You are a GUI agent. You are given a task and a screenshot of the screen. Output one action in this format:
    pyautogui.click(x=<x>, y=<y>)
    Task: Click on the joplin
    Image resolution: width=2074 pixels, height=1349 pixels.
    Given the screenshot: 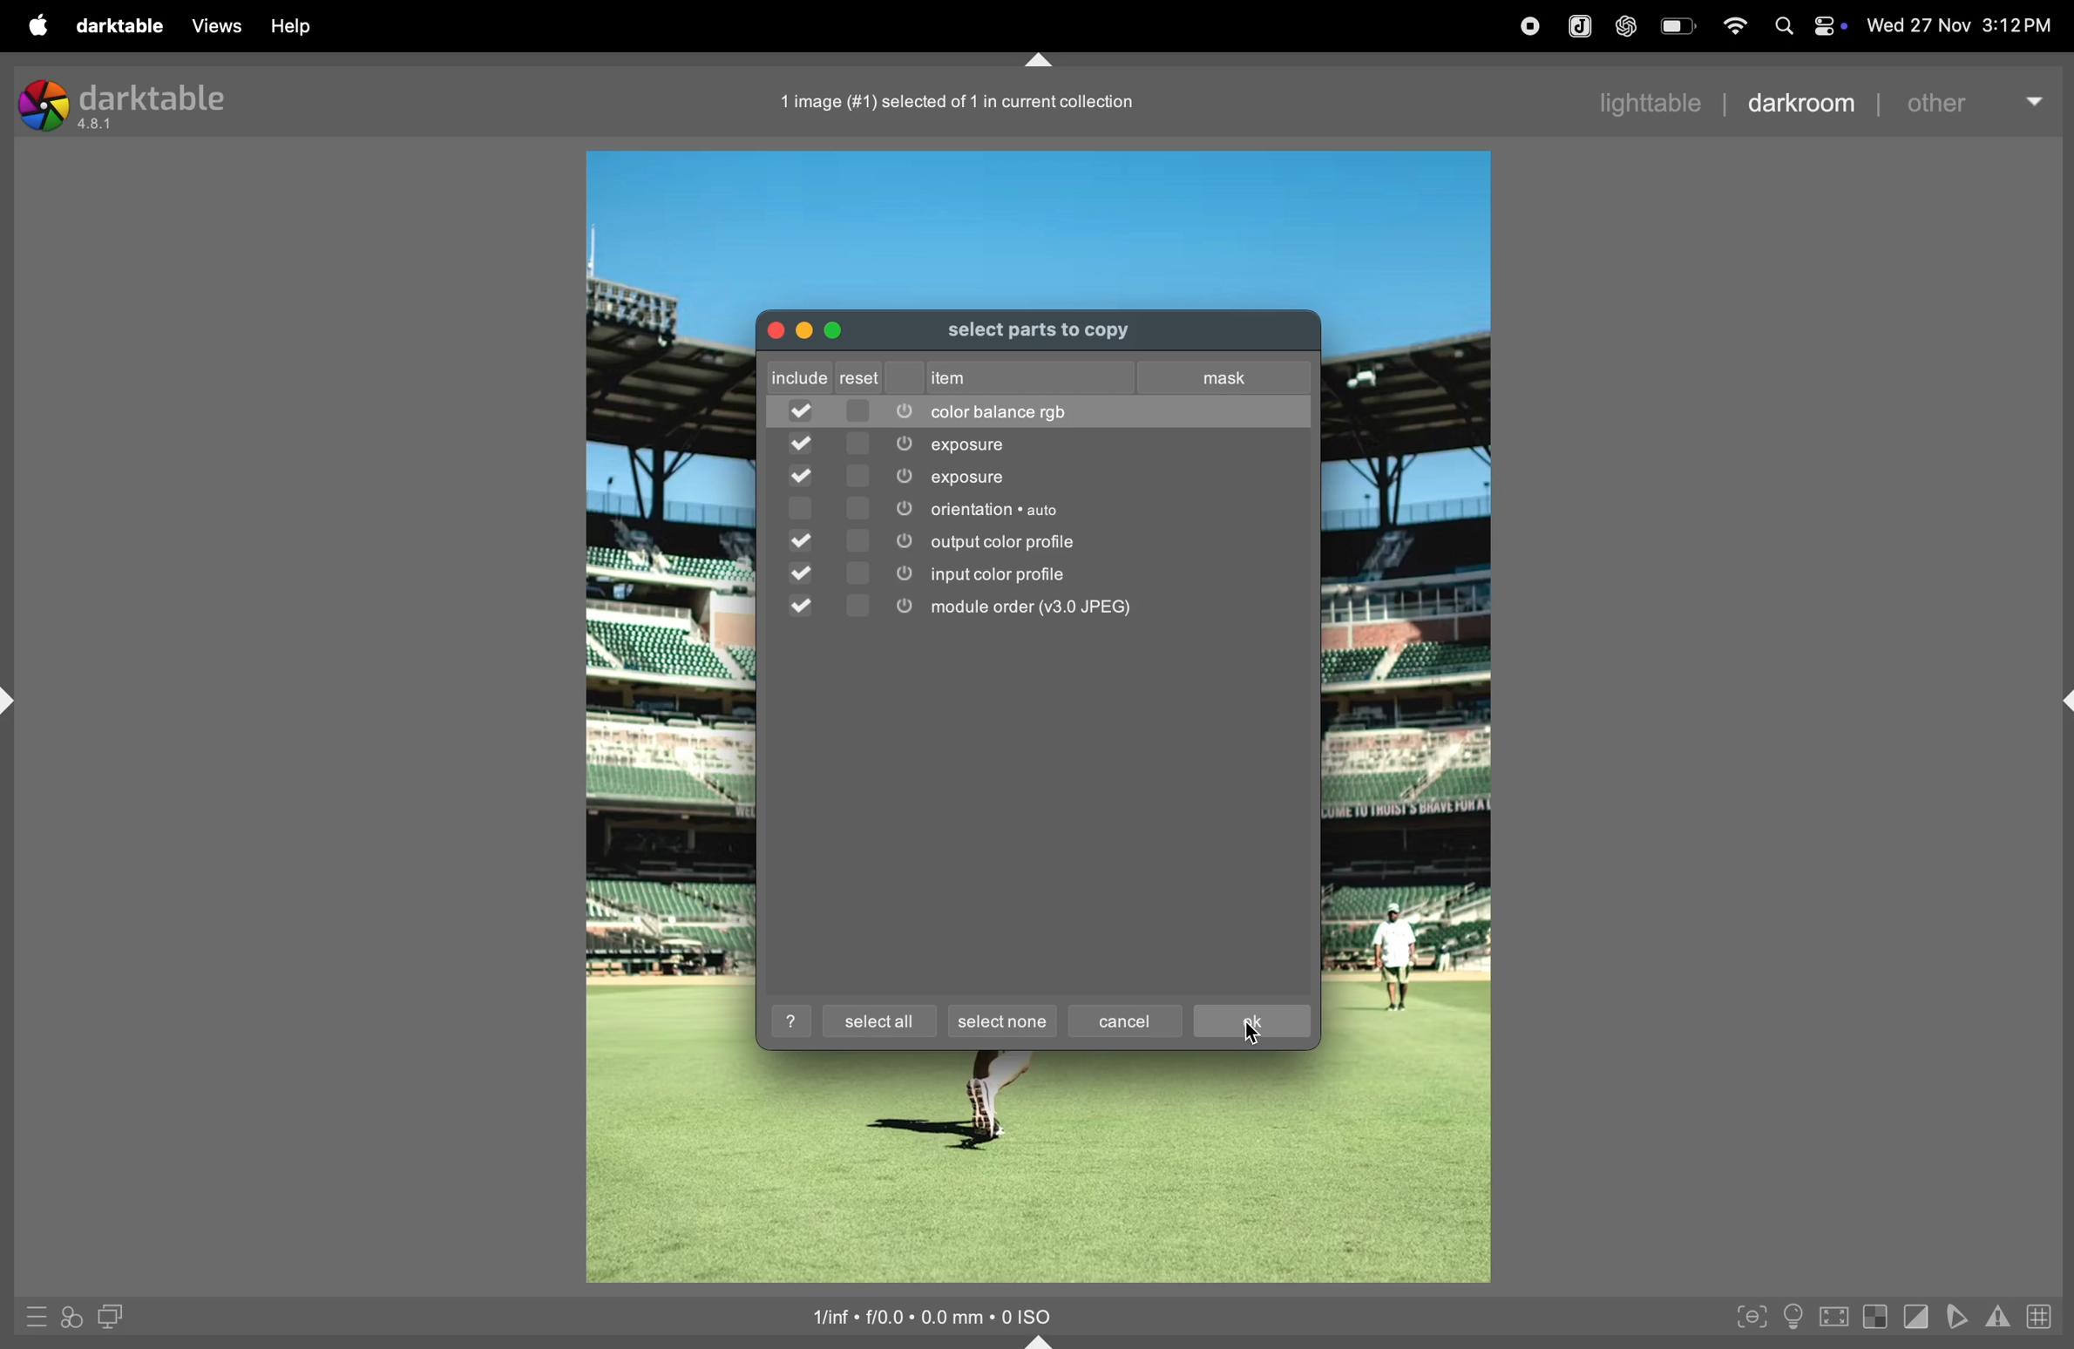 What is the action you would take?
    pyautogui.click(x=1582, y=25)
    